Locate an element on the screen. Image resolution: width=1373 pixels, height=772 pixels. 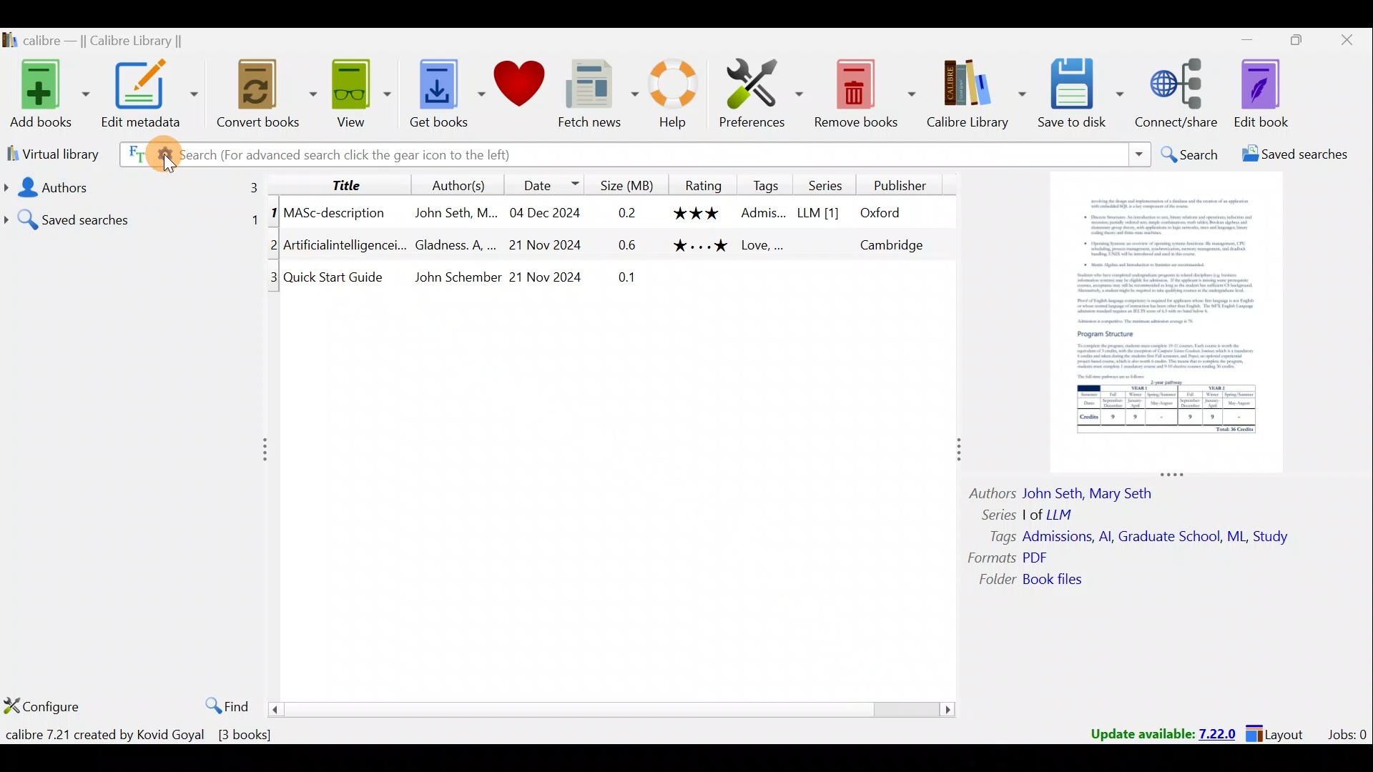
Love, ... is located at coordinates (764, 247).